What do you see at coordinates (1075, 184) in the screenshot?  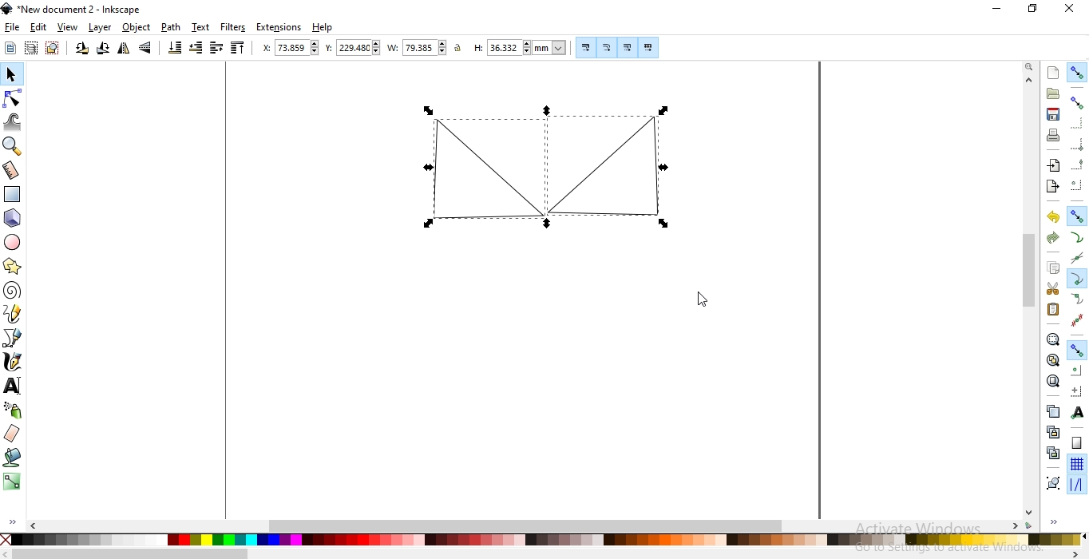 I see `snapping centers of bounding boxes` at bounding box center [1075, 184].